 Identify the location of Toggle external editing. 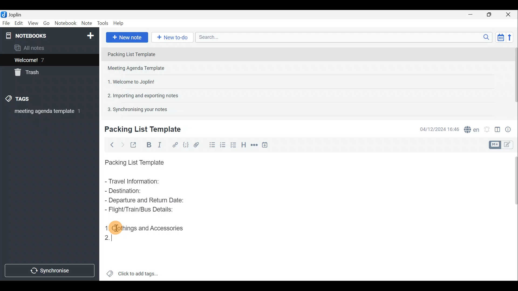
(134, 144).